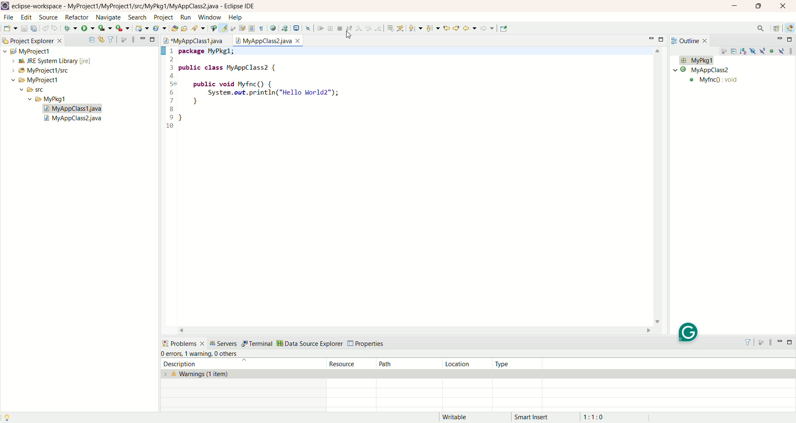  What do you see at coordinates (183, 343) in the screenshot?
I see `problems` at bounding box center [183, 343].